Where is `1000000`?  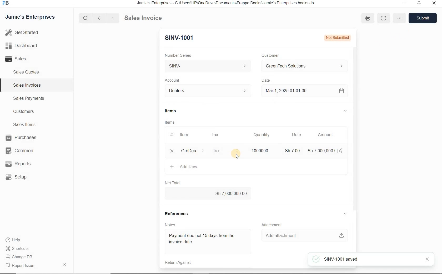 1000000 is located at coordinates (259, 150).